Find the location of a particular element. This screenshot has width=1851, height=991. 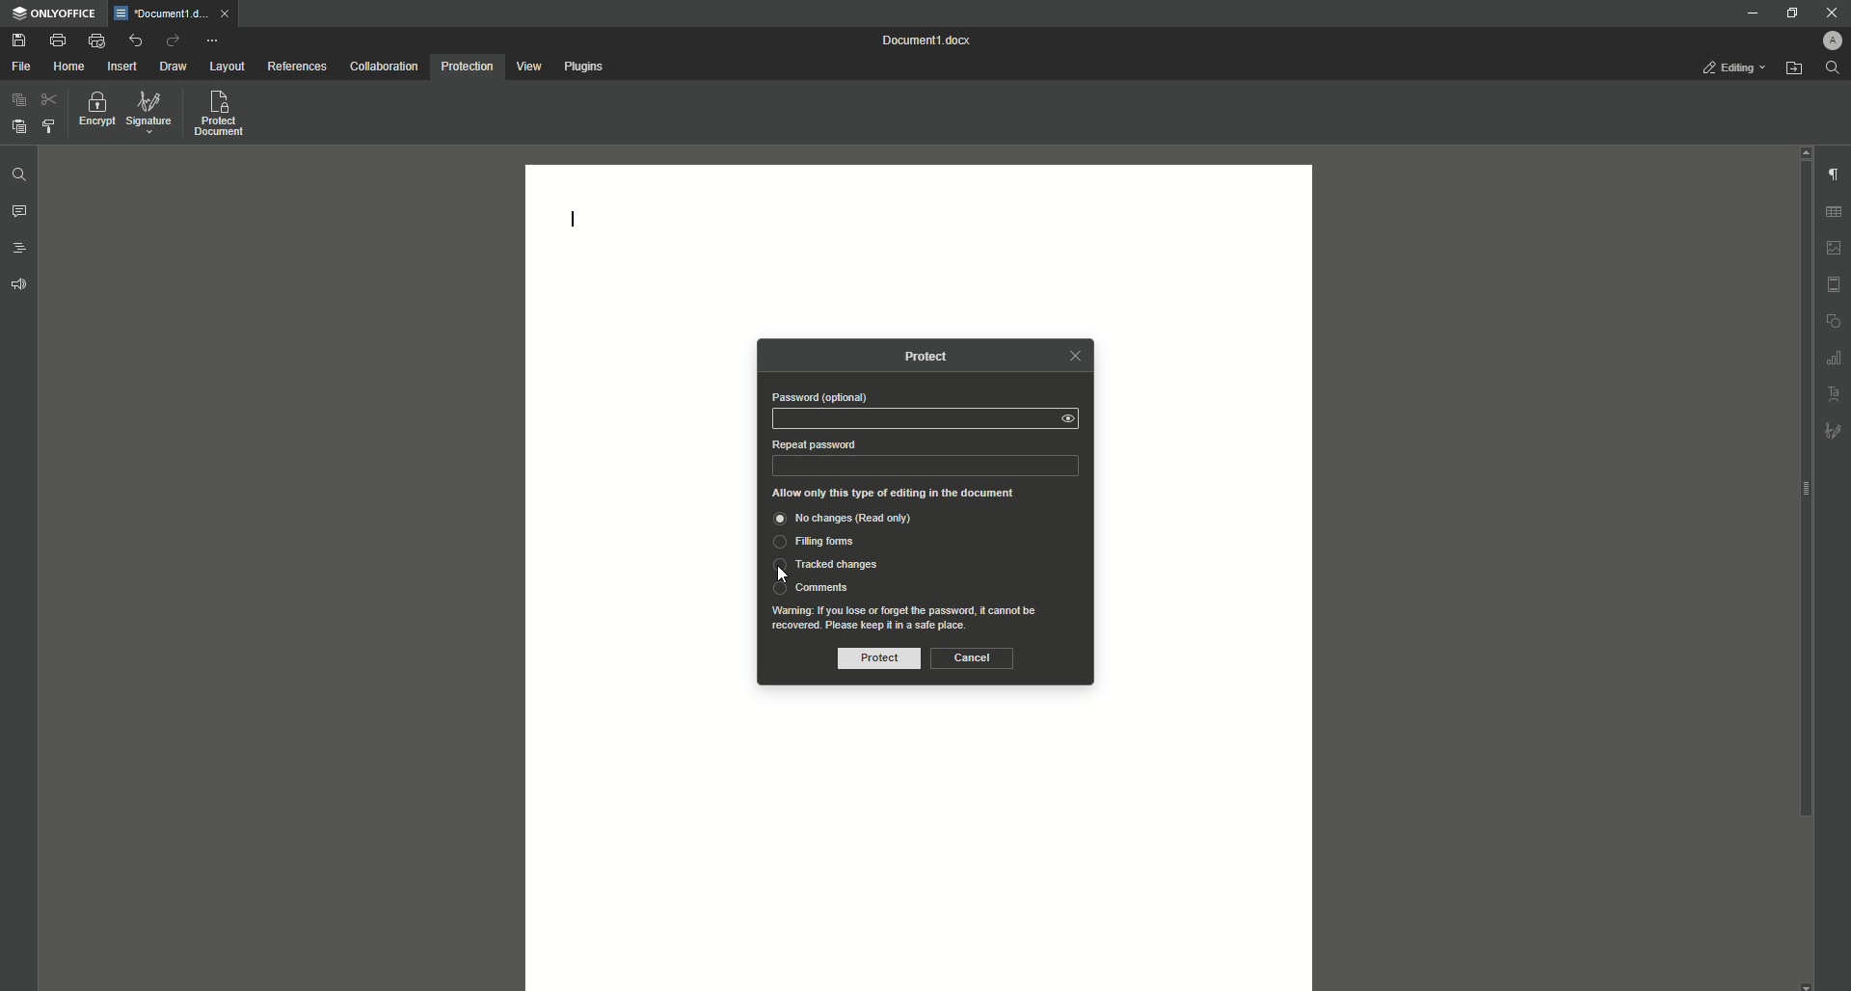

Document 1 is located at coordinates (930, 40).